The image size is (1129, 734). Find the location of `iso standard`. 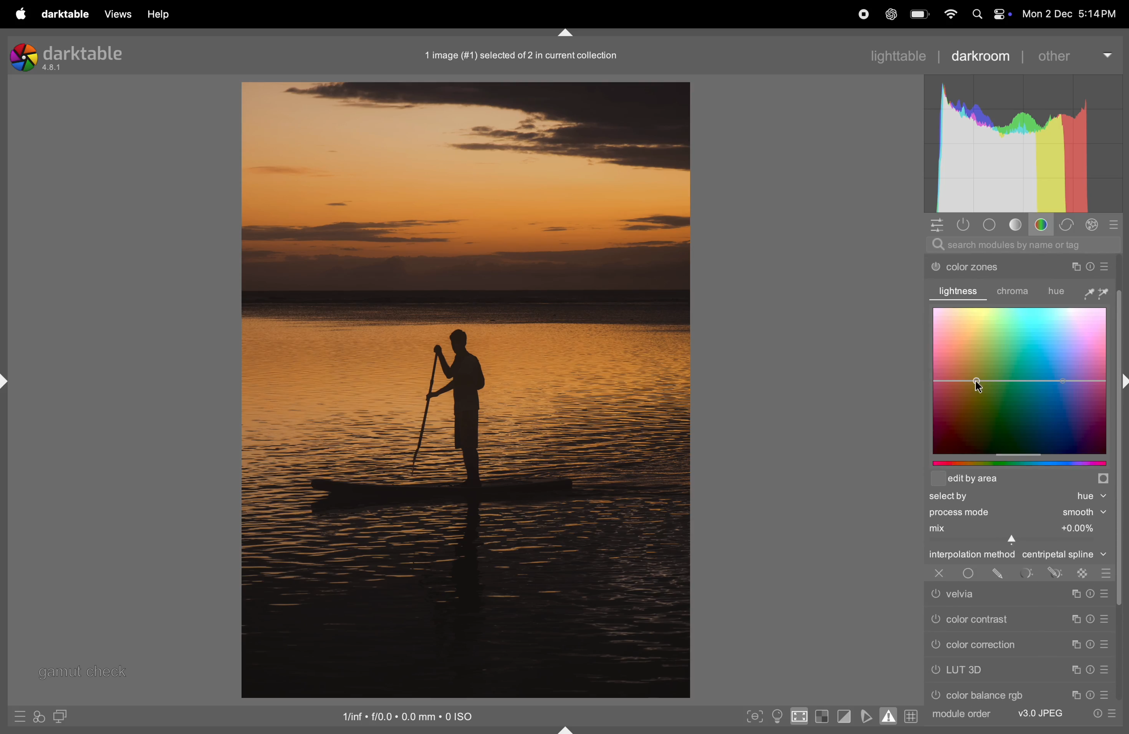

iso standard is located at coordinates (410, 718).